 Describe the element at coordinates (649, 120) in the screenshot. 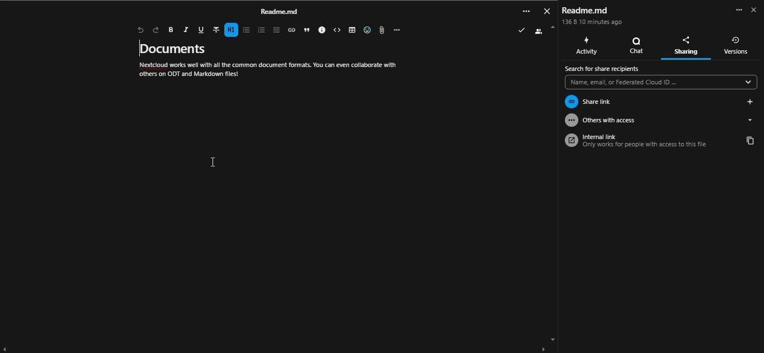

I see `others with access` at that location.